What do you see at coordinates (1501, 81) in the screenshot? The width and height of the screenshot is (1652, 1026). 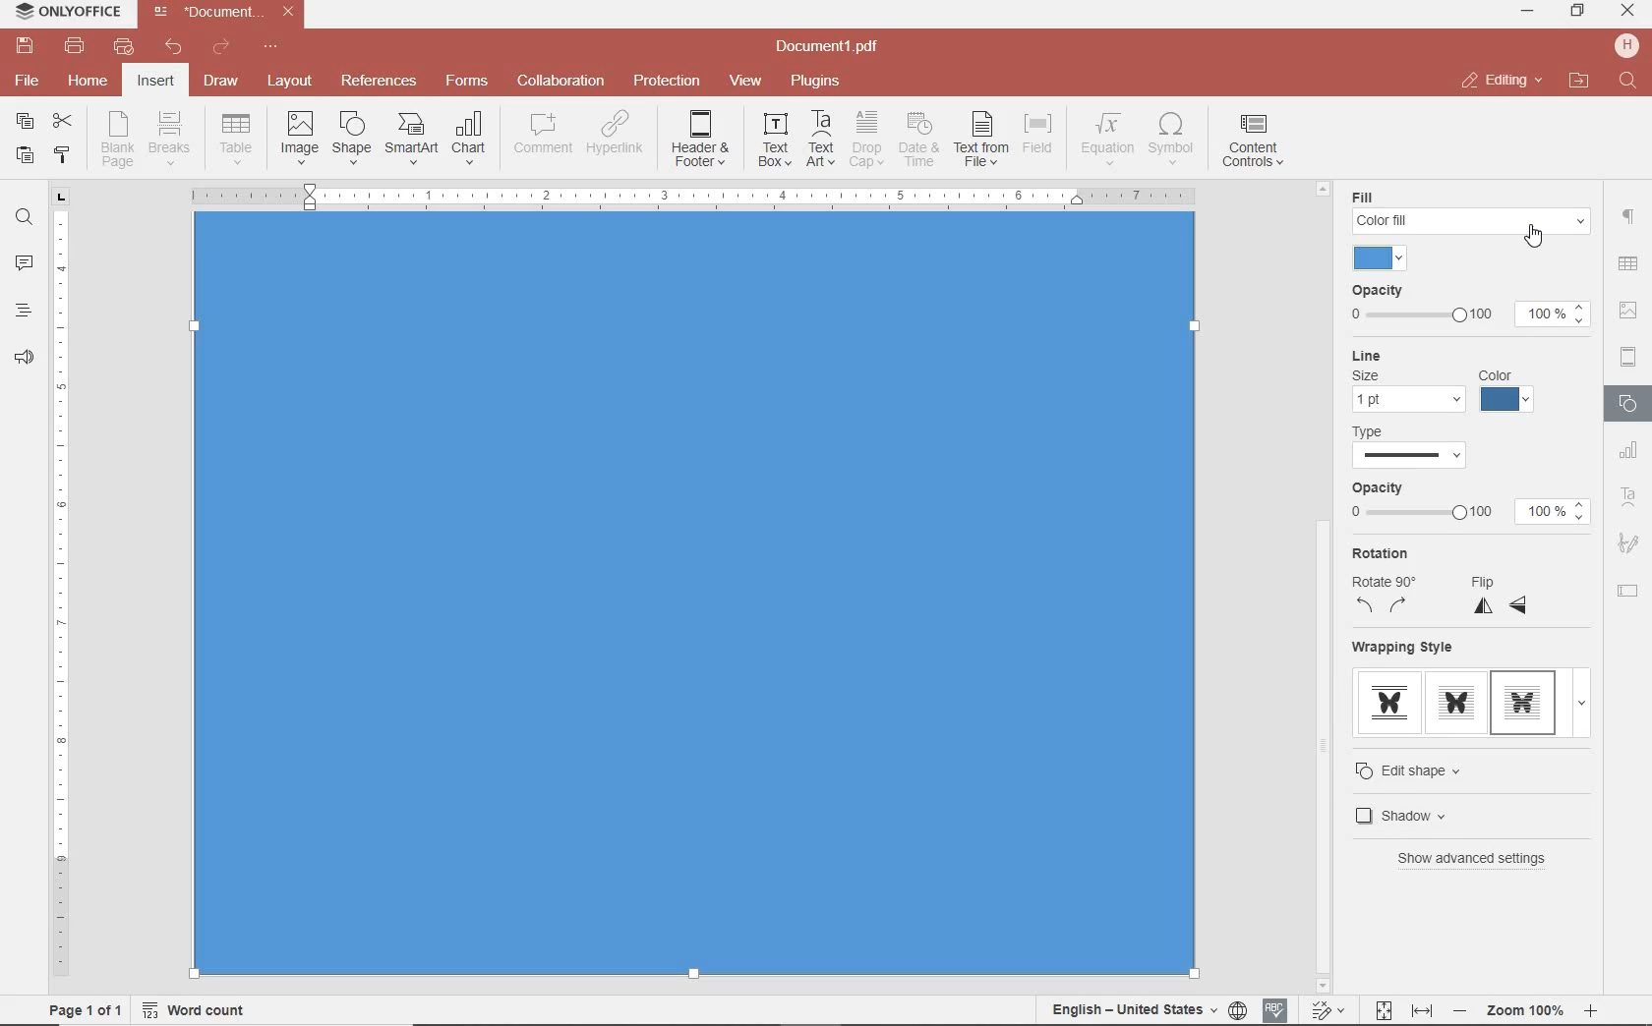 I see `close` at bounding box center [1501, 81].